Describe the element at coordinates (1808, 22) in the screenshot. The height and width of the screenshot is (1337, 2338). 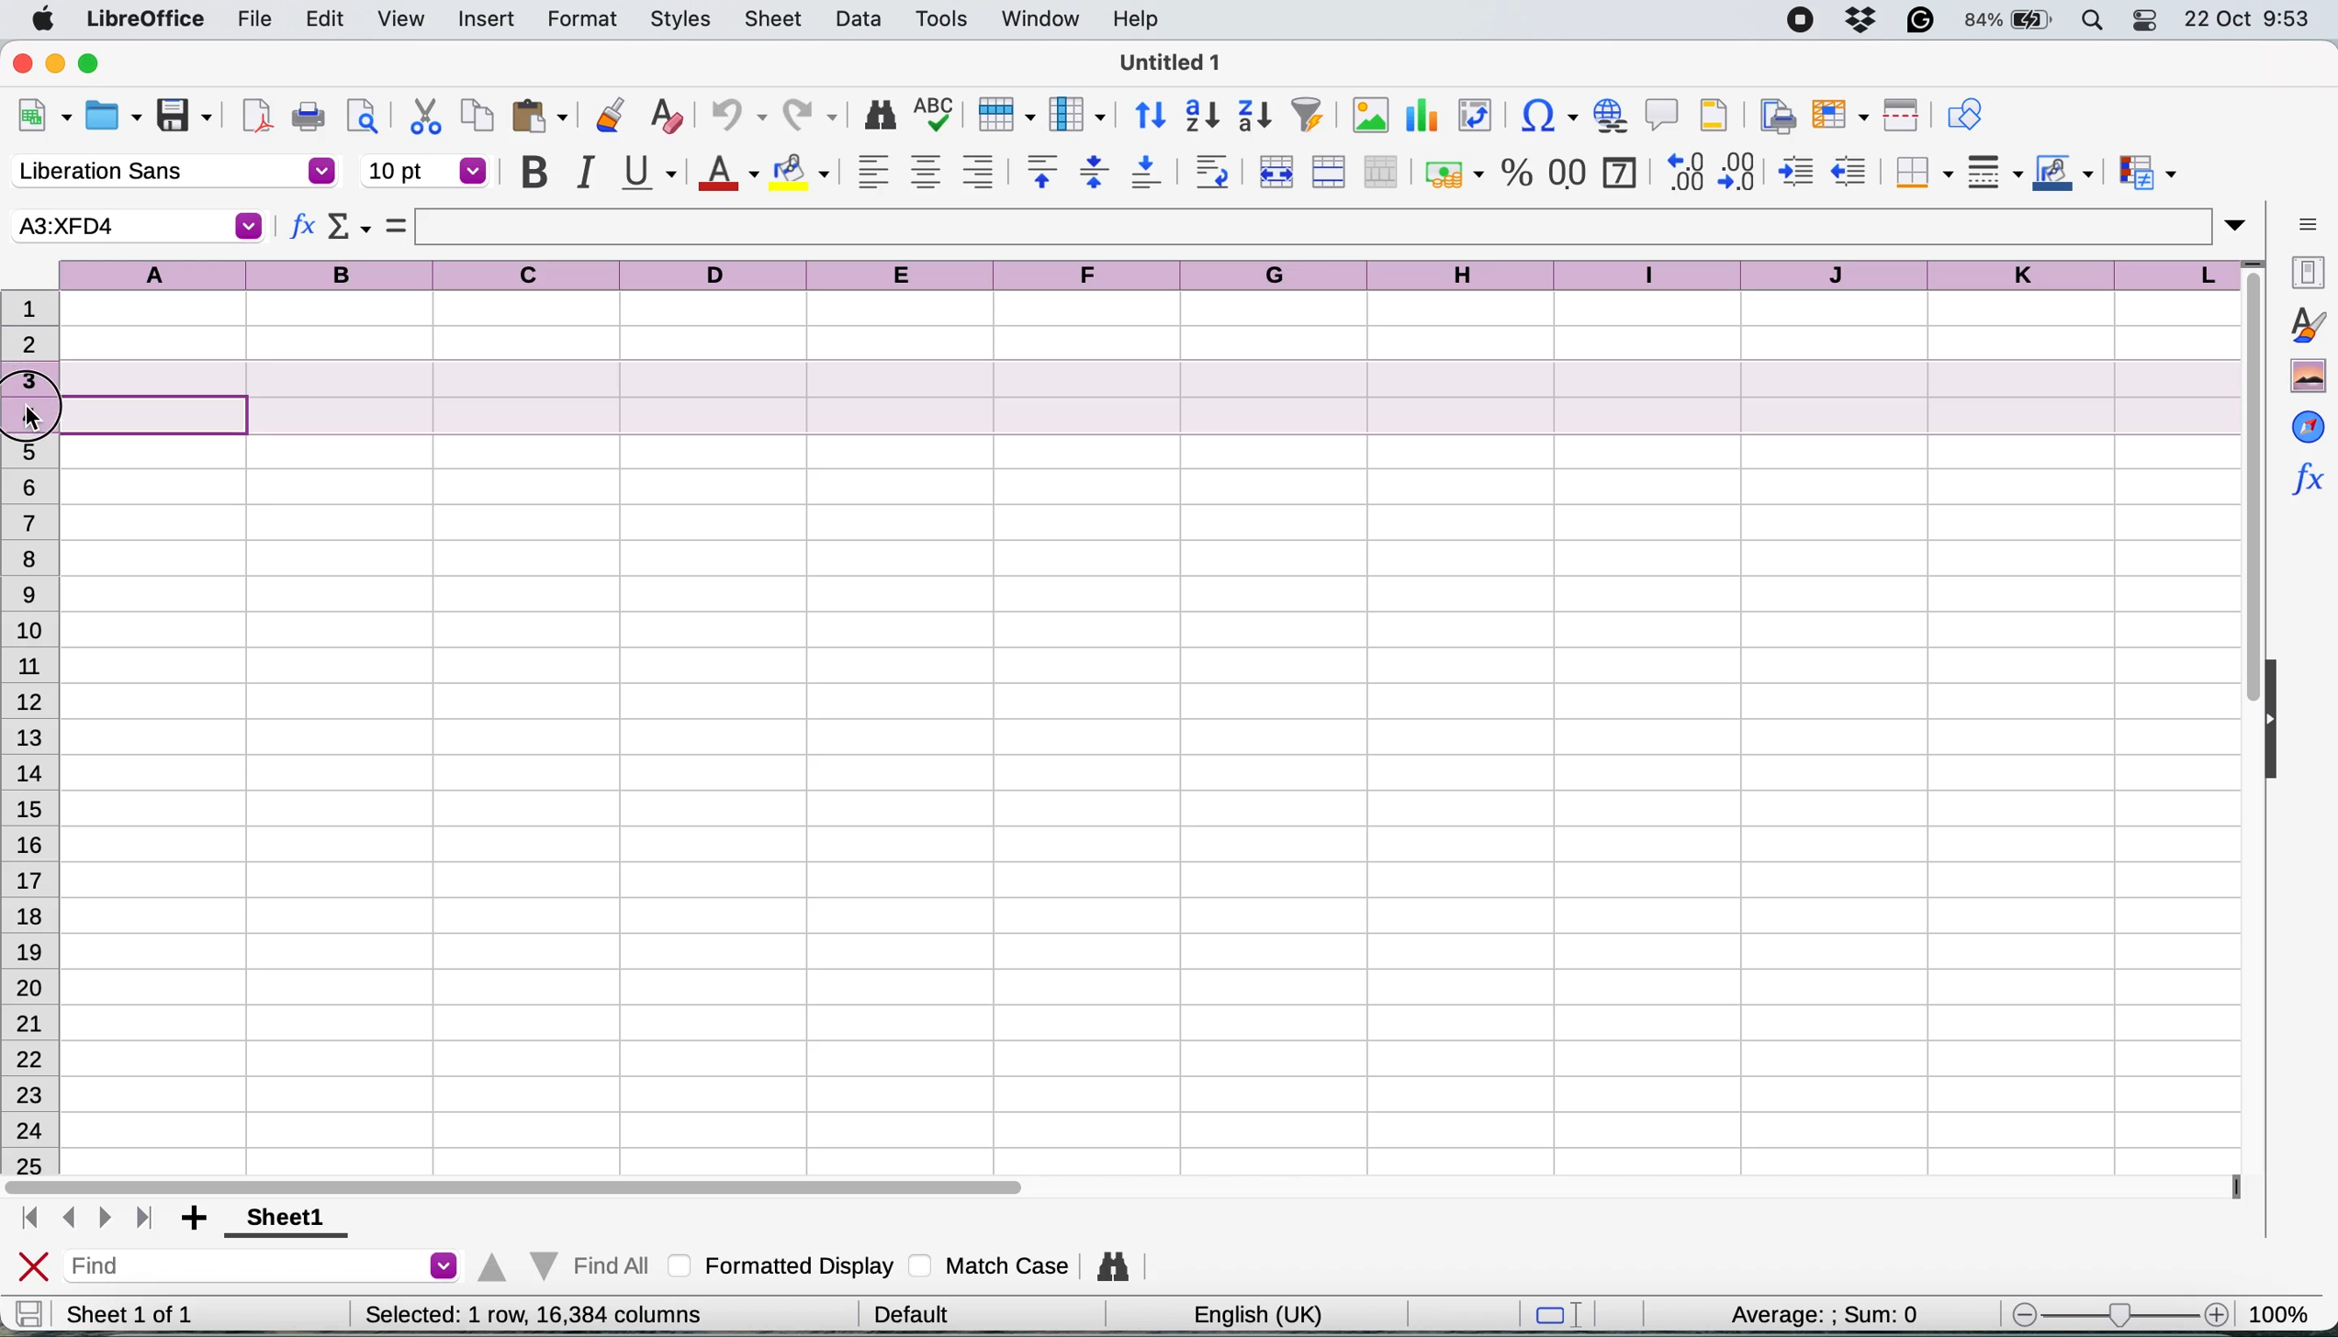
I see `screen recorder` at that location.